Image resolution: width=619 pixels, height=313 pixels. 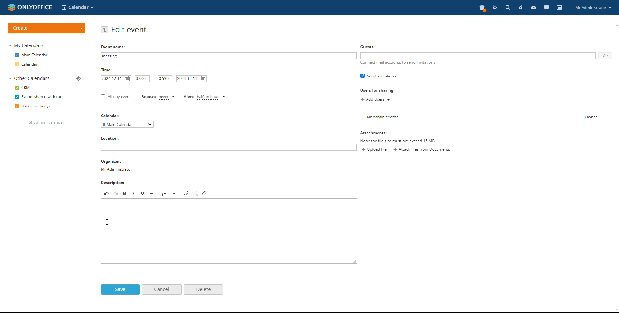 What do you see at coordinates (29, 78) in the screenshot?
I see `other calendars` at bounding box center [29, 78].